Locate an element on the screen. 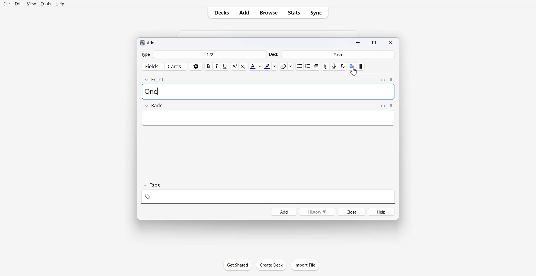 Image resolution: width=536 pixels, height=276 pixels. Import File is located at coordinates (305, 265).